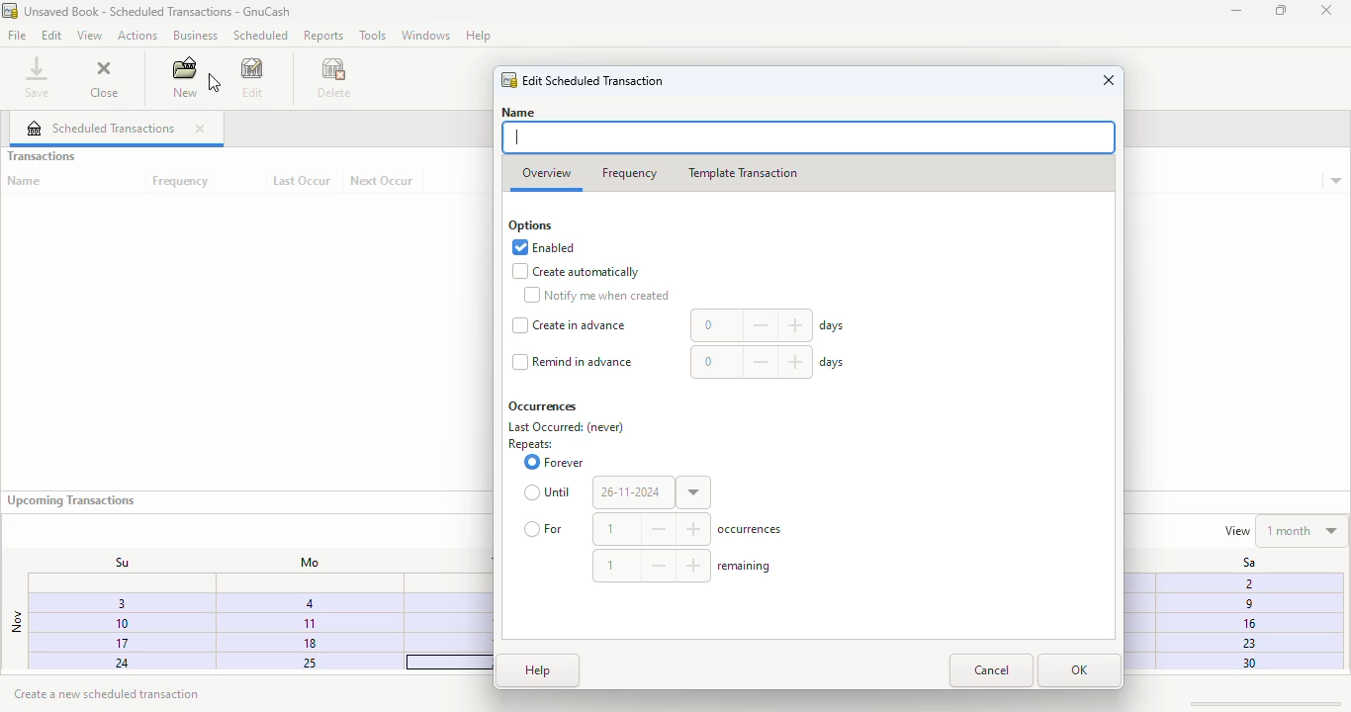  What do you see at coordinates (16, 622) in the screenshot?
I see `nov` at bounding box center [16, 622].